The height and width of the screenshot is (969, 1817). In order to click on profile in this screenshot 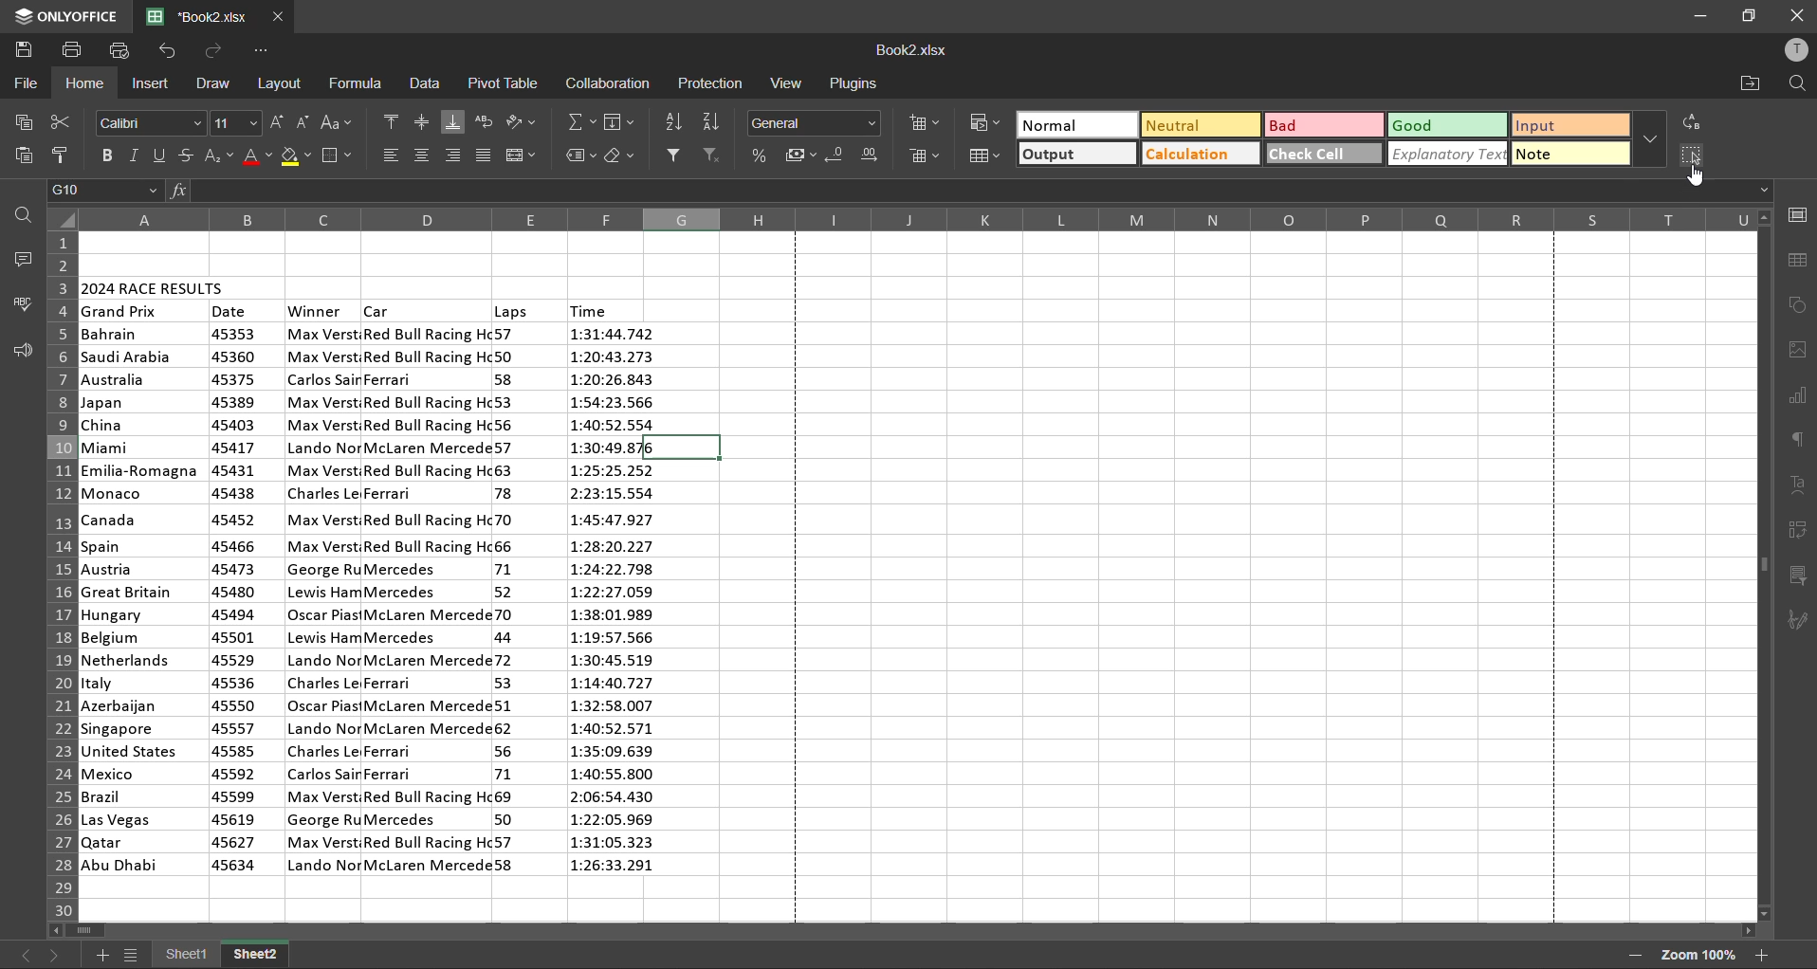, I will do `click(1789, 49)`.